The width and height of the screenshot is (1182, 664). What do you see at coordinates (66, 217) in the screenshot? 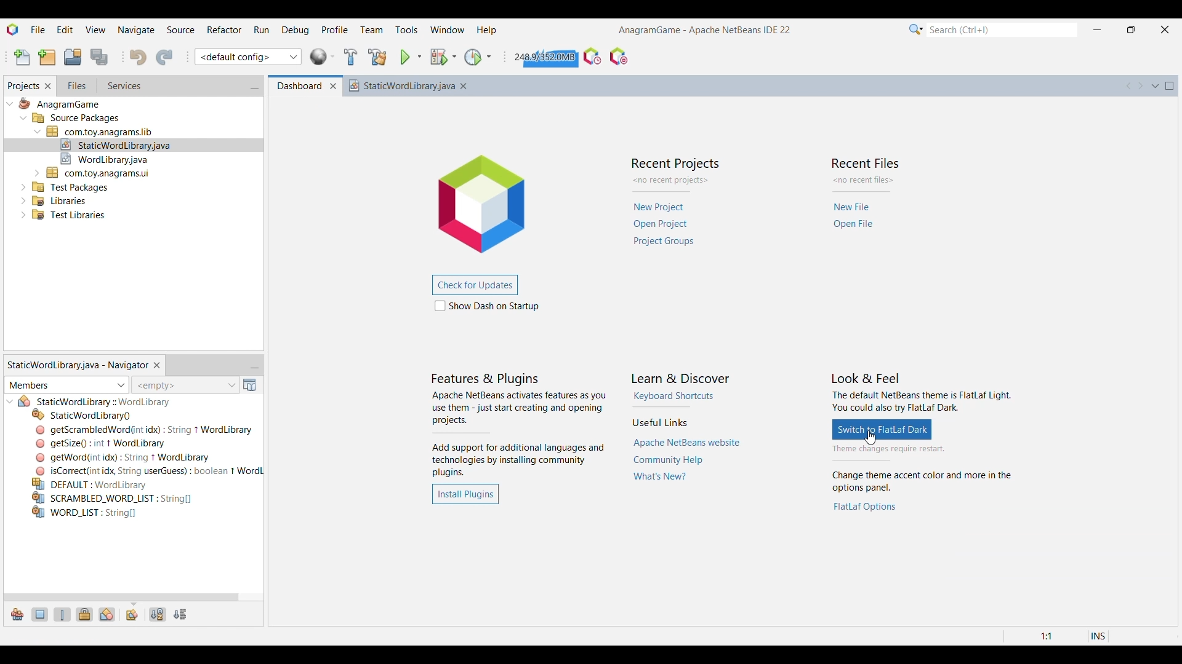
I see `` at bounding box center [66, 217].